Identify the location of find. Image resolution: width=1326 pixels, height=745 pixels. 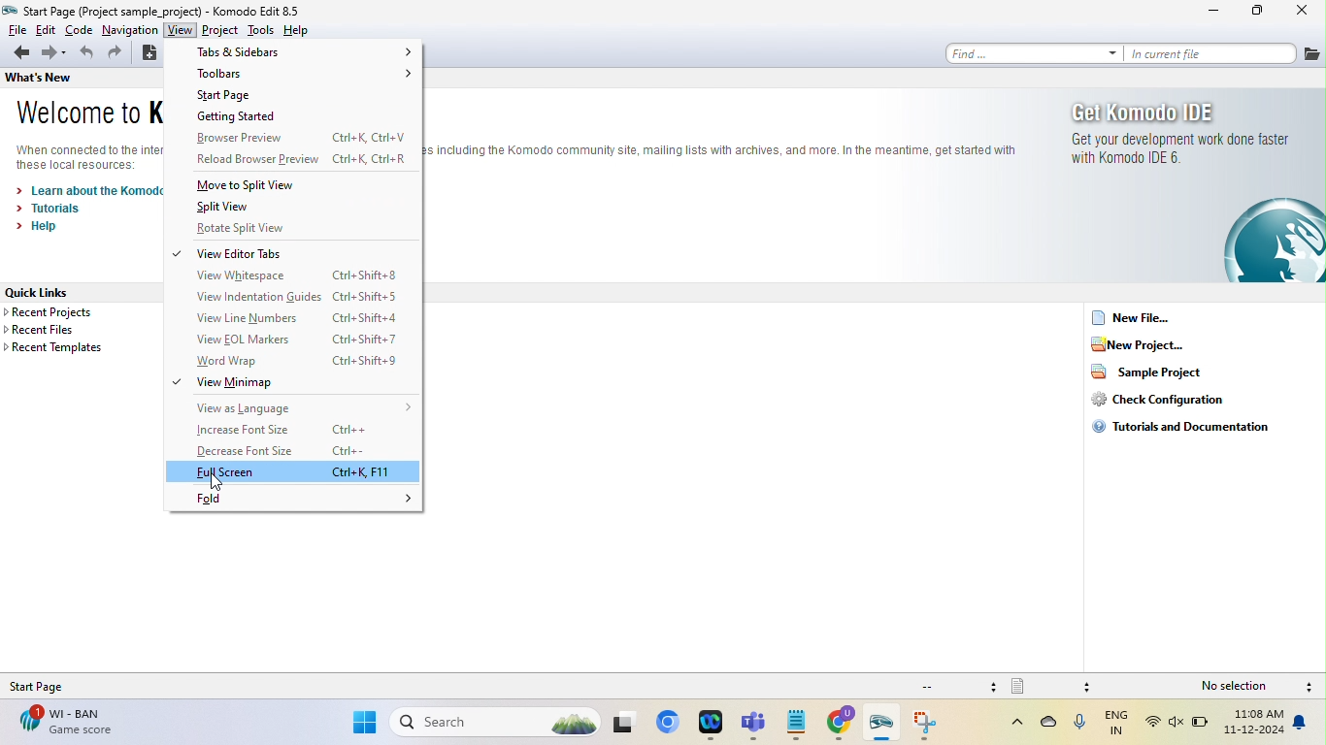
(1029, 52).